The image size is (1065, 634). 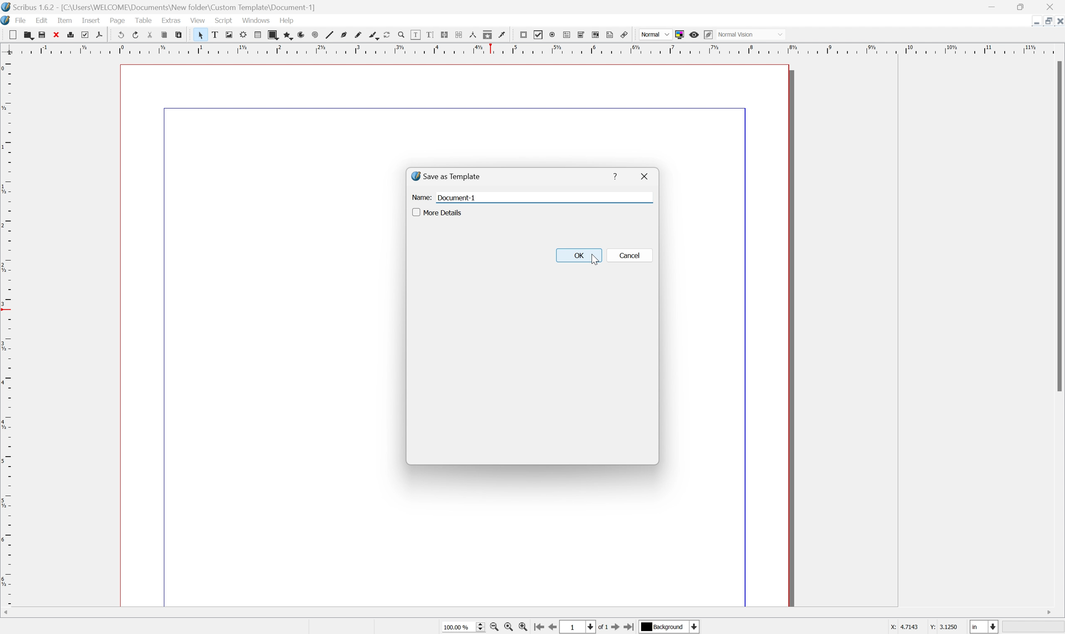 I want to click on copy, so click(x=27, y=33).